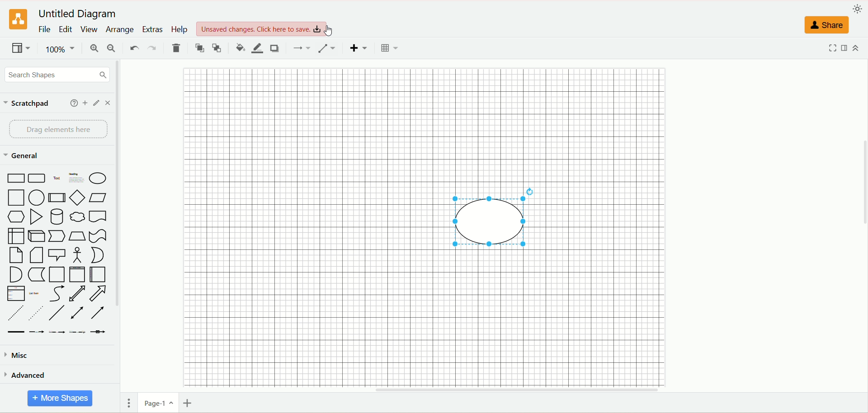 This screenshot has height=413, width=868. What do you see at coordinates (61, 399) in the screenshot?
I see `more shapes` at bounding box center [61, 399].